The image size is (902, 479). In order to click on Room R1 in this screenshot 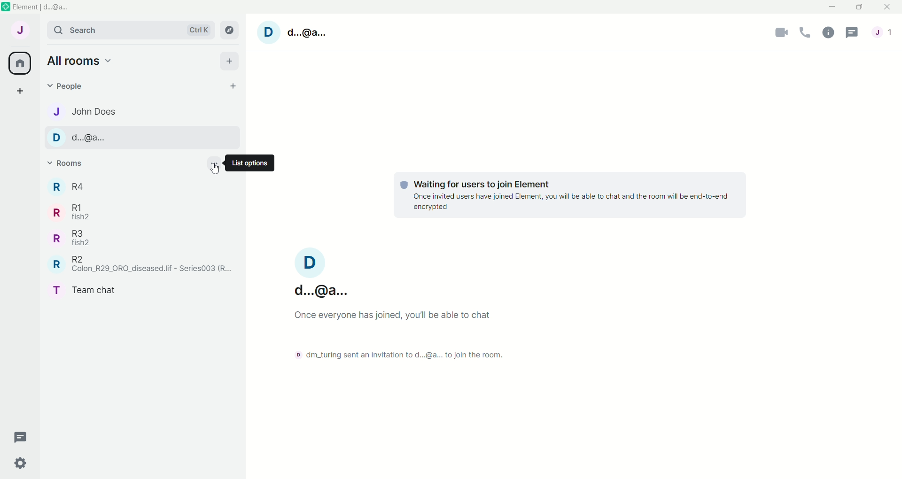, I will do `click(70, 211)`.